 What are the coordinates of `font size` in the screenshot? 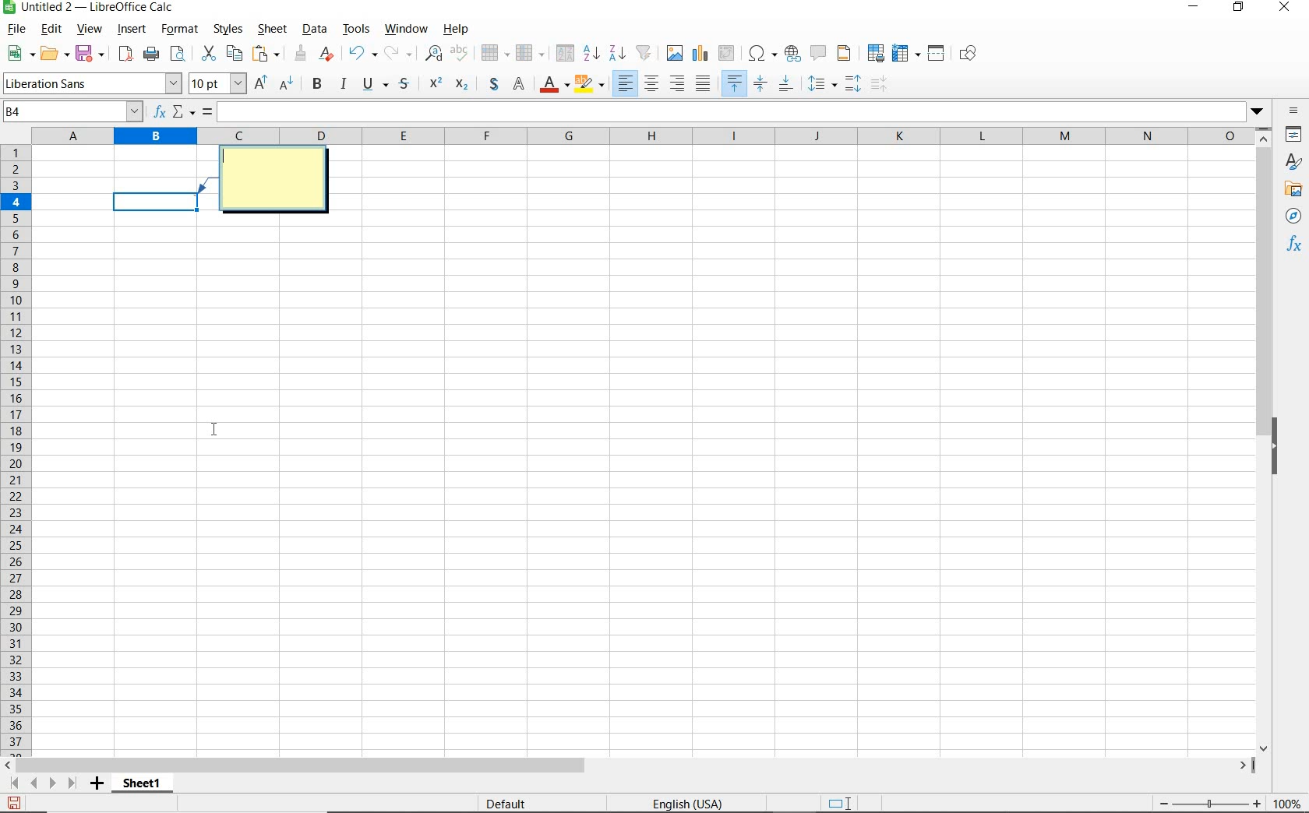 It's located at (218, 83).